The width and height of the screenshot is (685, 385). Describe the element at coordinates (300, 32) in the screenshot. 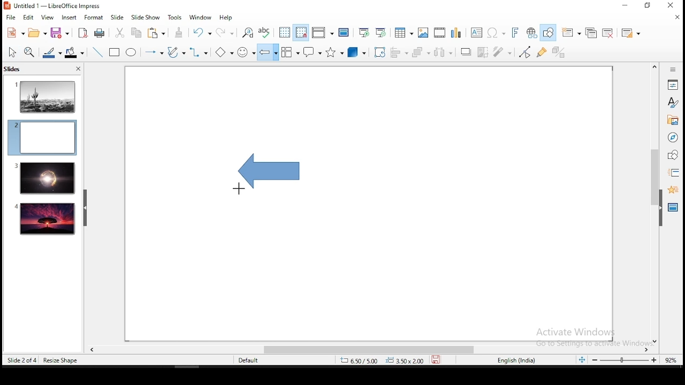

I see `snap to grid` at that location.